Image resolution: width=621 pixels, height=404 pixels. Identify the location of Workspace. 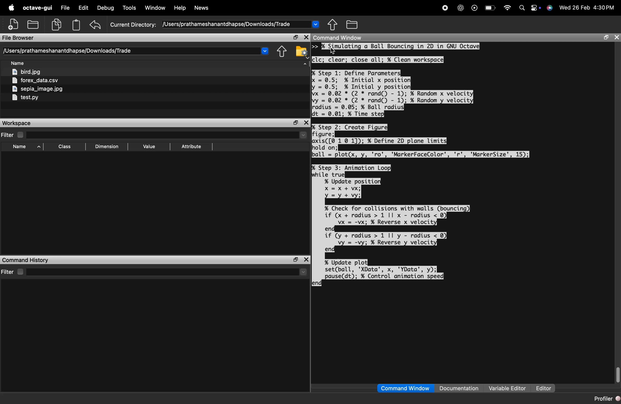
(17, 123).